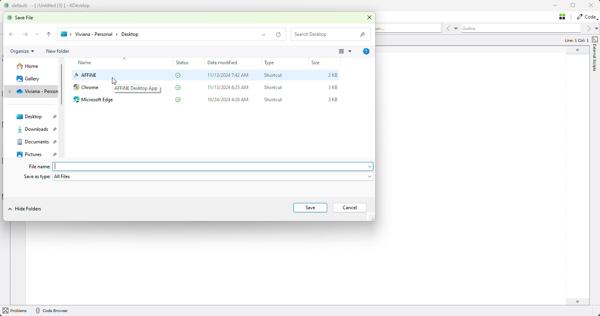 This screenshot has height=316, width=600. I want to click on chrome, so click(87, 88).